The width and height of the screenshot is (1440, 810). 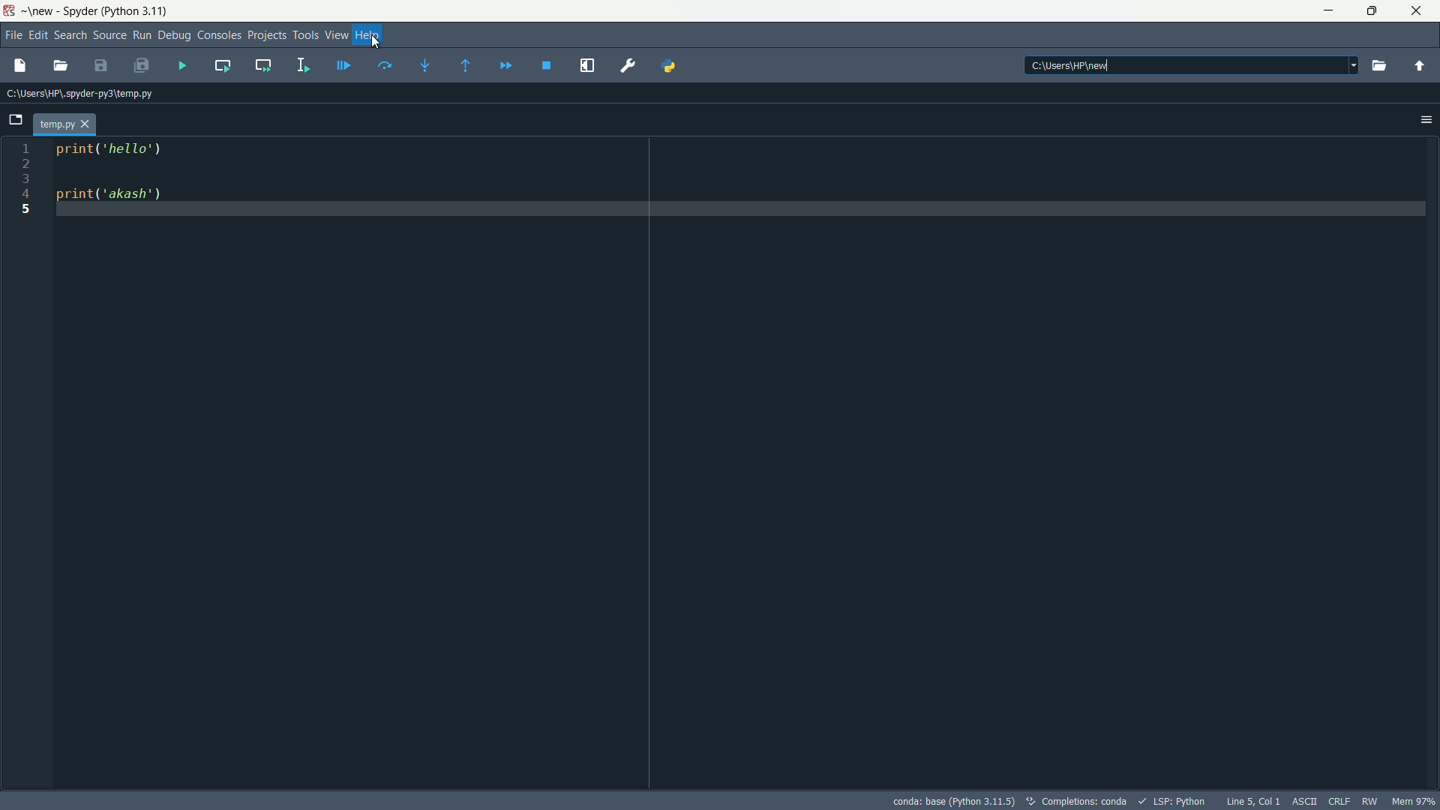 I want to click on PYTHONPATH manager, so click(x=672, y=65).